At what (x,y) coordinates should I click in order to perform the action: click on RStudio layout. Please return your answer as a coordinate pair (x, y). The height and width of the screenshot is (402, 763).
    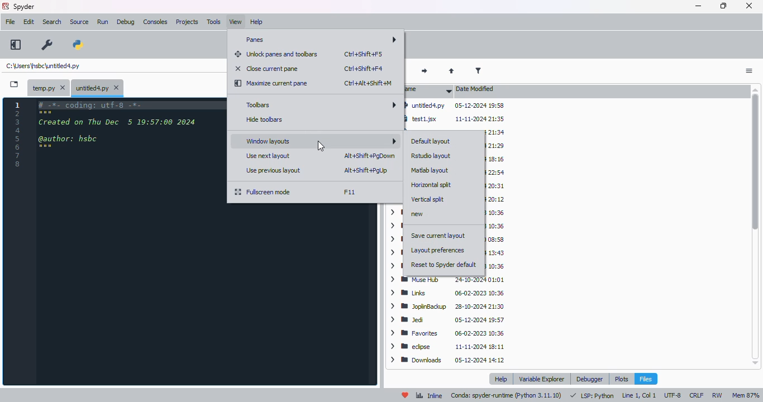
    Looking at the image, I should click on (431, 156).